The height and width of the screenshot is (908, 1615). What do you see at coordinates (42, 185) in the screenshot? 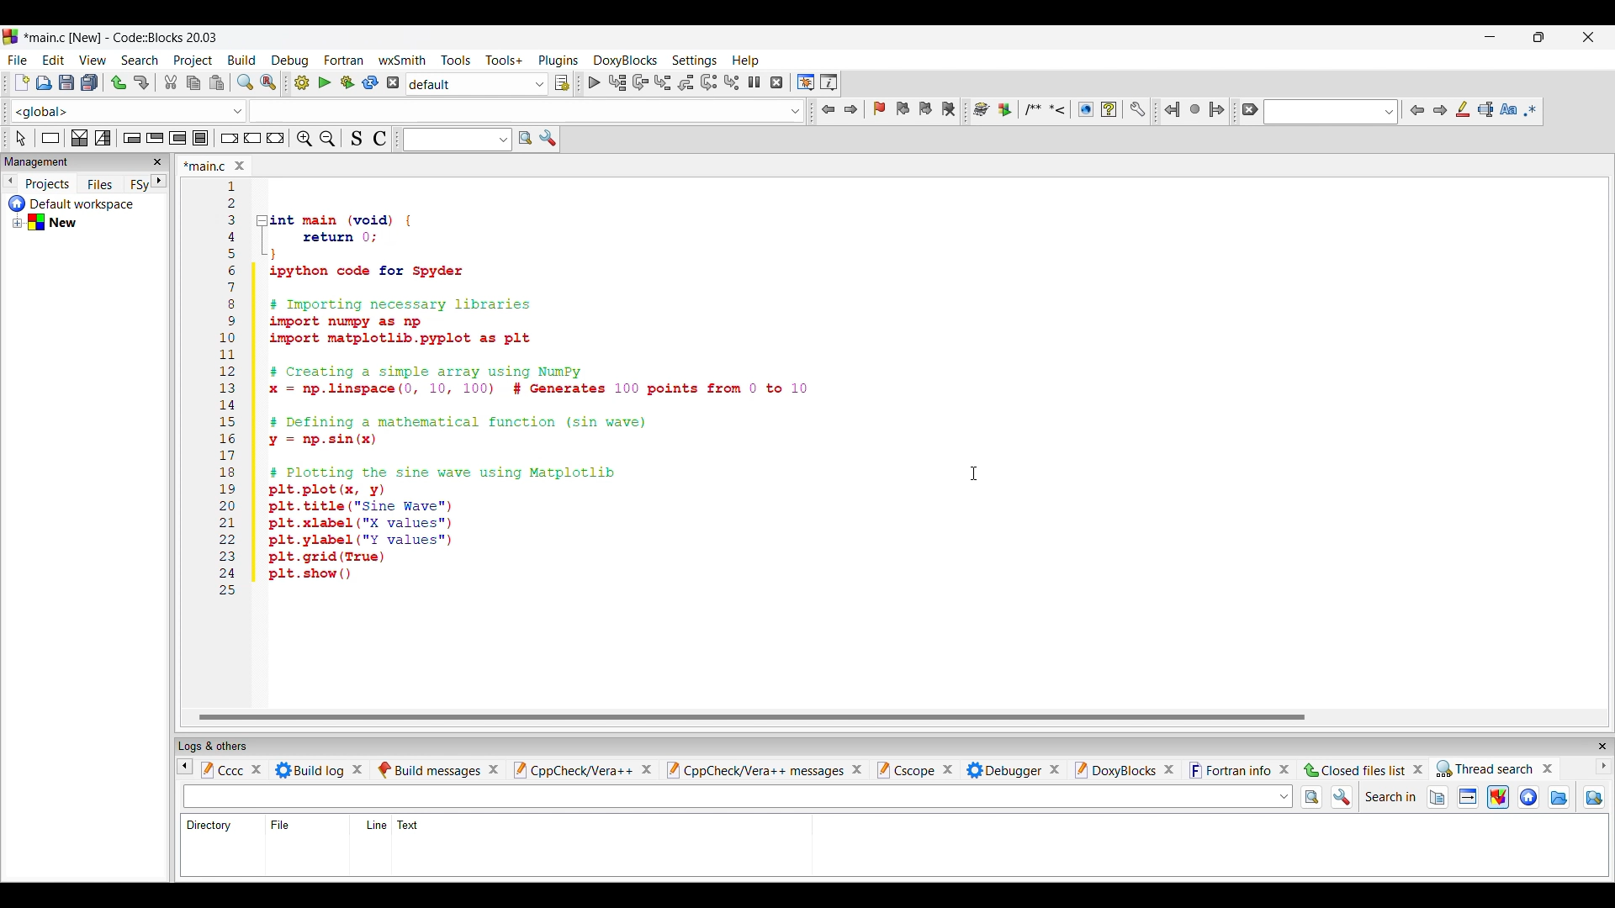
I see `Project` at bounding box center [42, 185].